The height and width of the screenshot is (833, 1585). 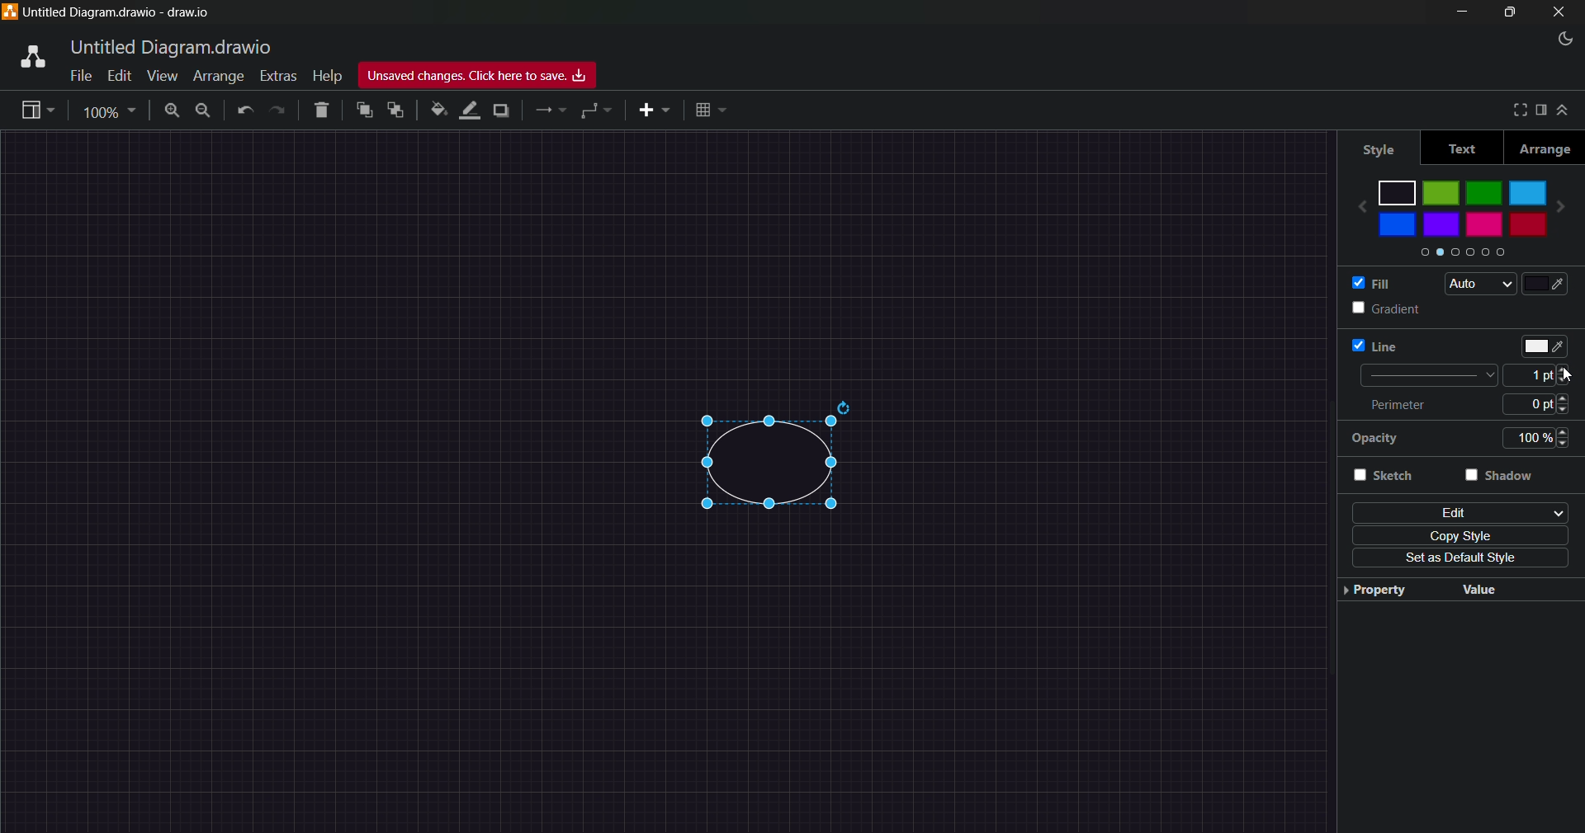 I want to click on table, so click(x=707, y=110).